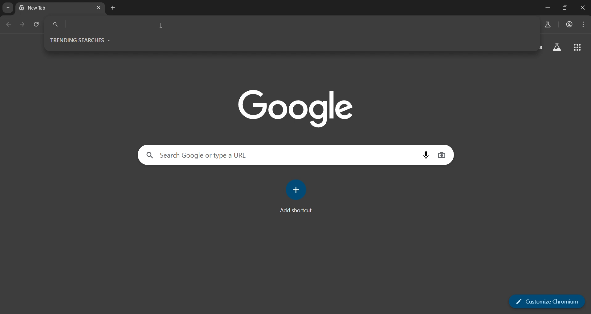 Image resolution: width=591 pixels, height=314 pixels. What do you see at coordinates (442, 155) in the screenshot?
I see `image search` at bounding box center [442, 155].